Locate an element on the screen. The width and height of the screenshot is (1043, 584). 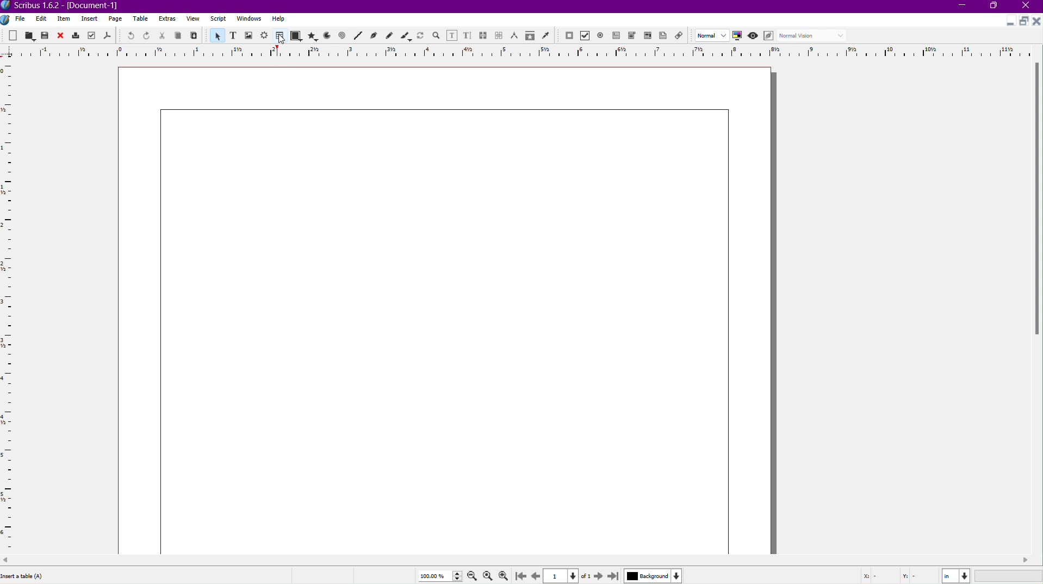
Open is located at coordinates (29, 35).